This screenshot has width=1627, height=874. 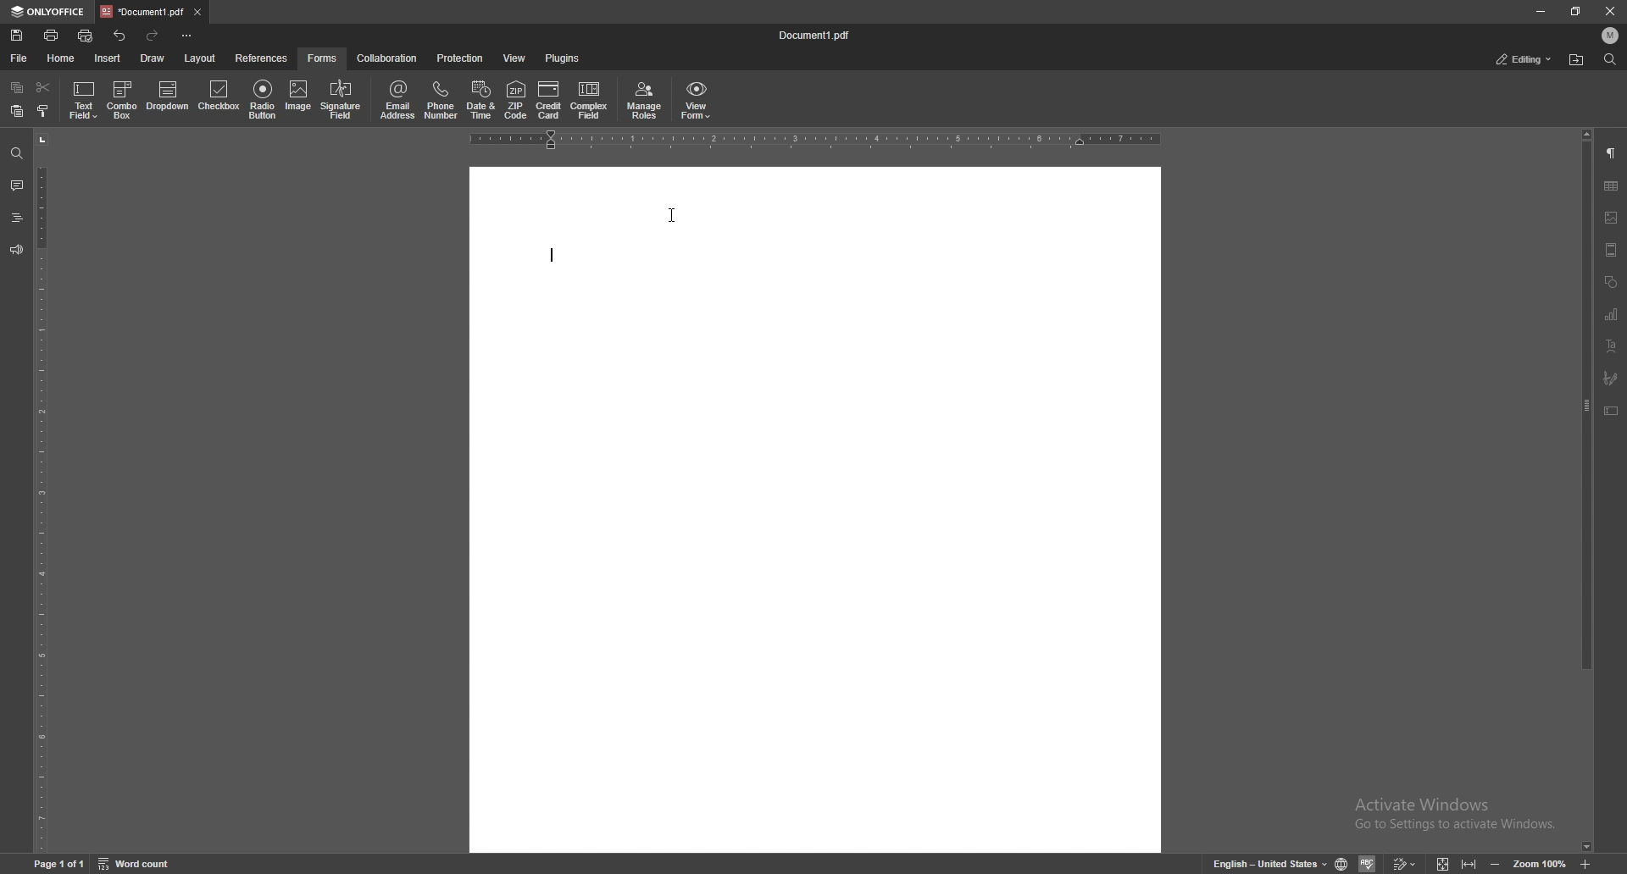 What do you see at coordinates (62, 58) in the screenshot?
I see `home` at bounding box center [62, 58].